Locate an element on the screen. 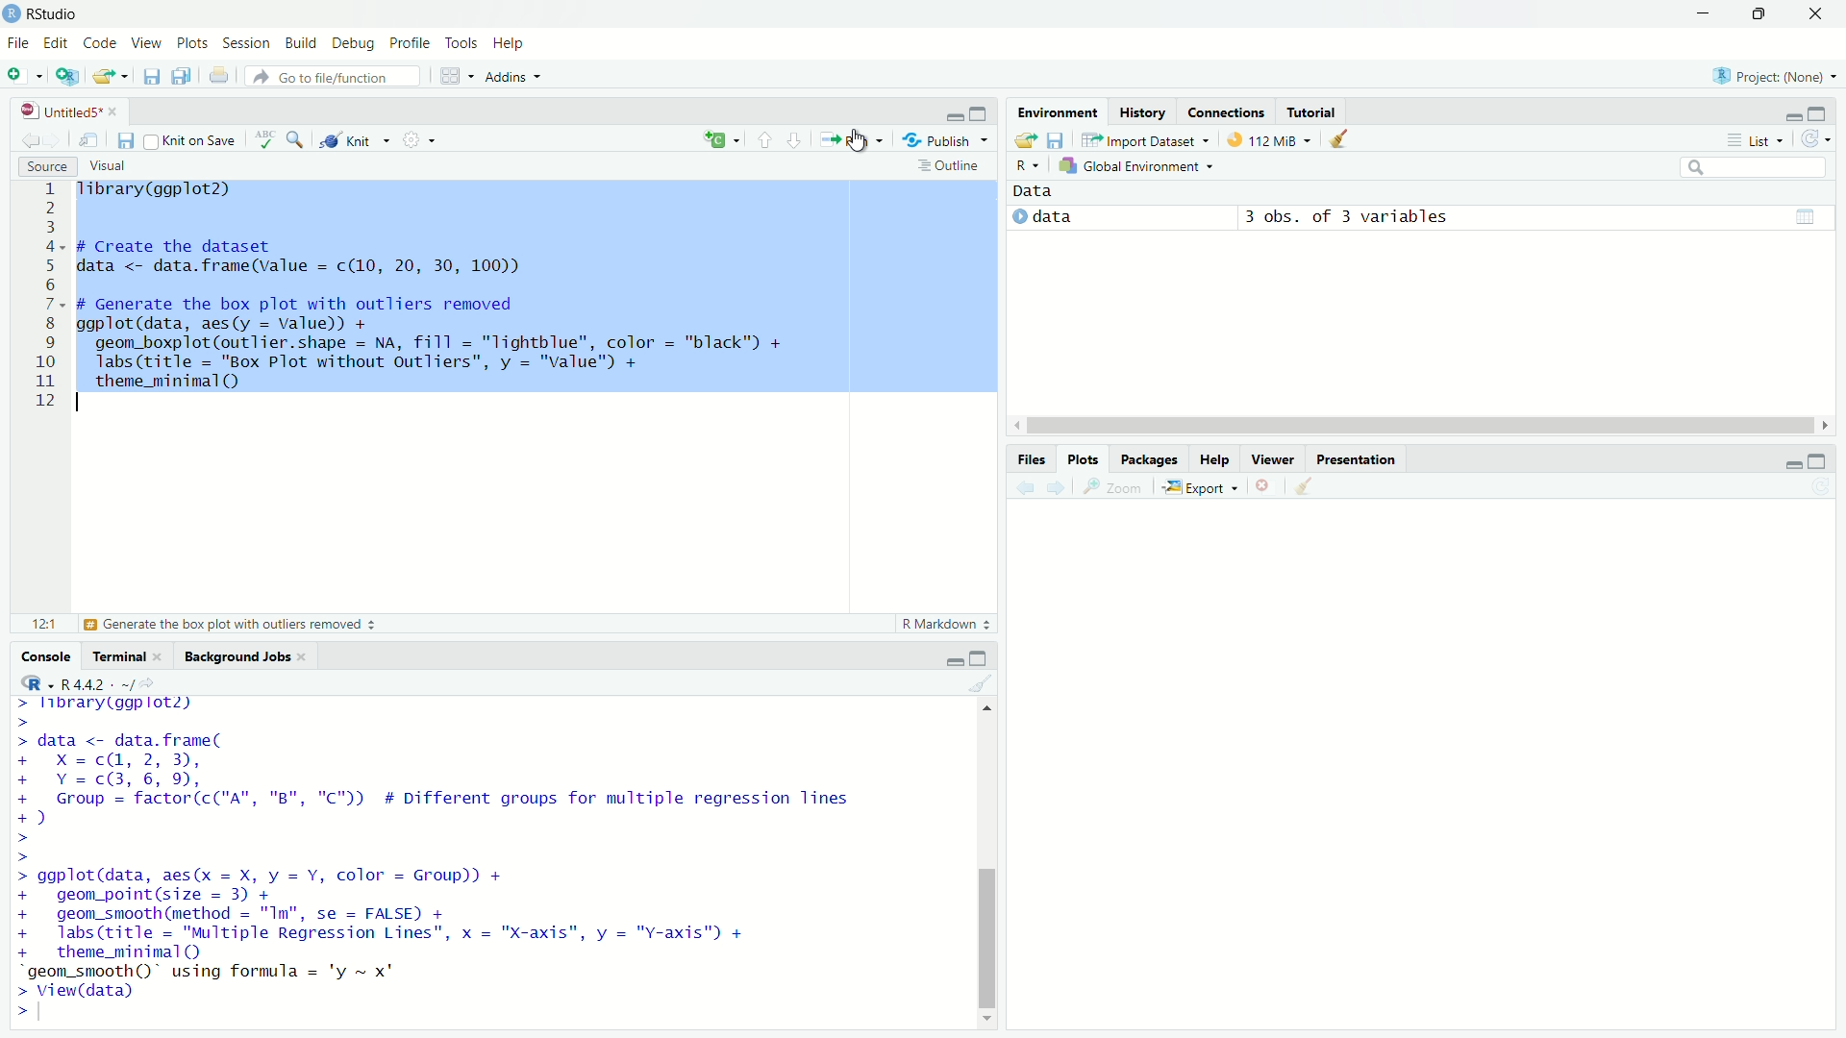  Help is located at coordinates (517, 42).